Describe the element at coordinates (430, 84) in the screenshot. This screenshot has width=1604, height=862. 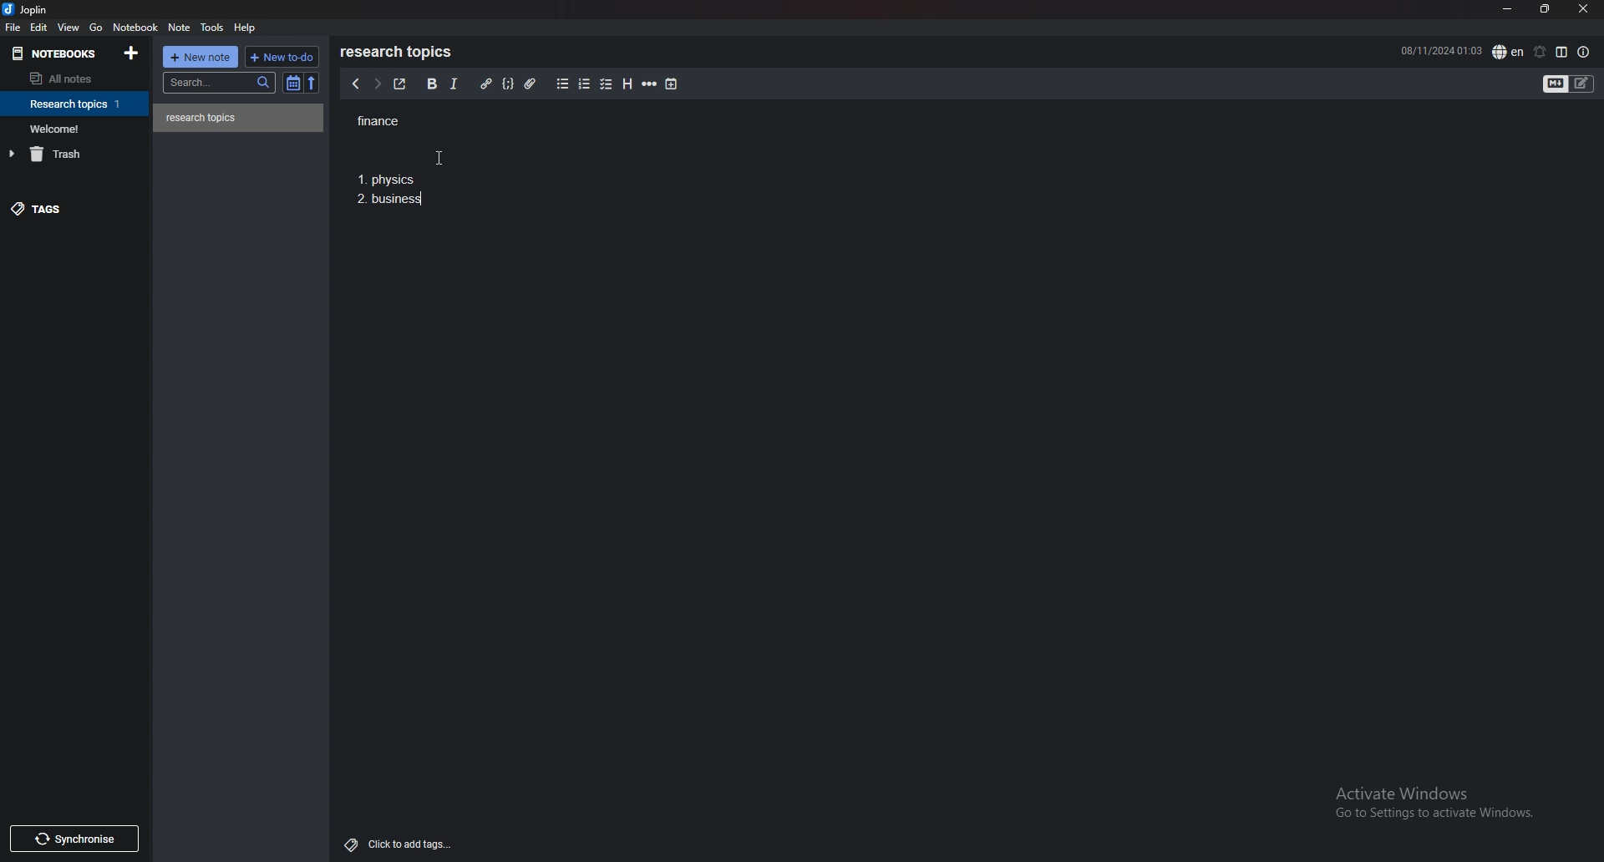
I see `bold` at that location.